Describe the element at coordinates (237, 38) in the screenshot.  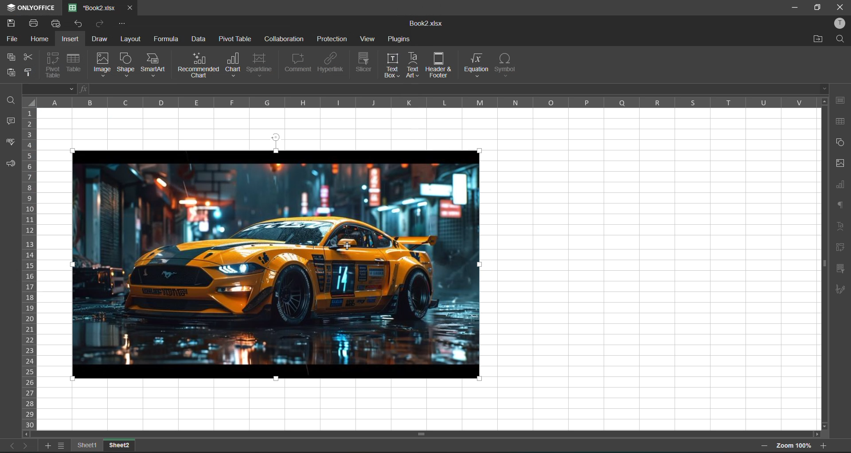
I see `pivot table` at that location.